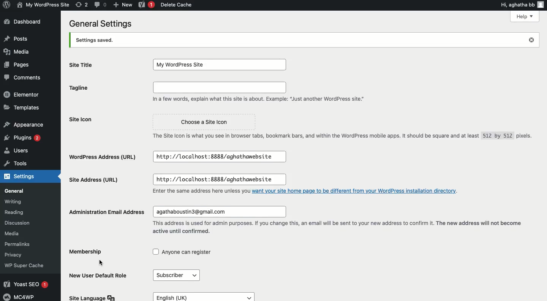 Image resolution: width=547 pixels, height=301 pixels. What do you see at coordinates (201, 192) in the screenshot?
I see `Enter the same address here unless you` at bounding box center [201, 192].